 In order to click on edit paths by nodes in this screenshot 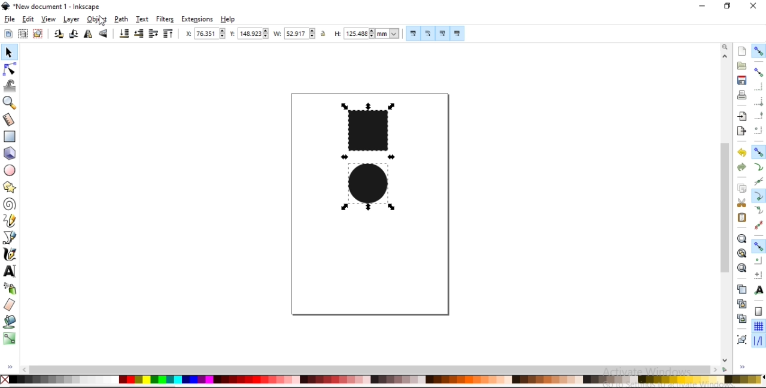, I will do `click(11, 69)`.